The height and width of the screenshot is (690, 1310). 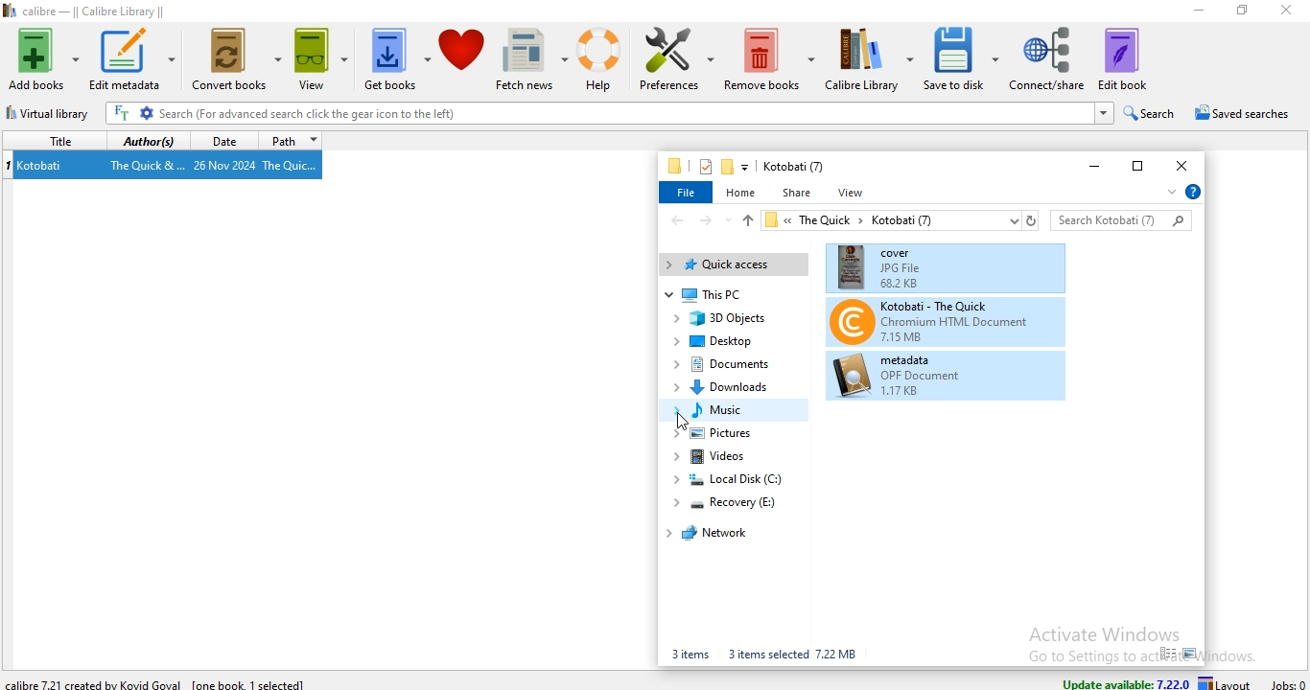 What do you see at coordinates (722, 457) in the screenshot?
I see `videos` at bounding box center [722, 457].